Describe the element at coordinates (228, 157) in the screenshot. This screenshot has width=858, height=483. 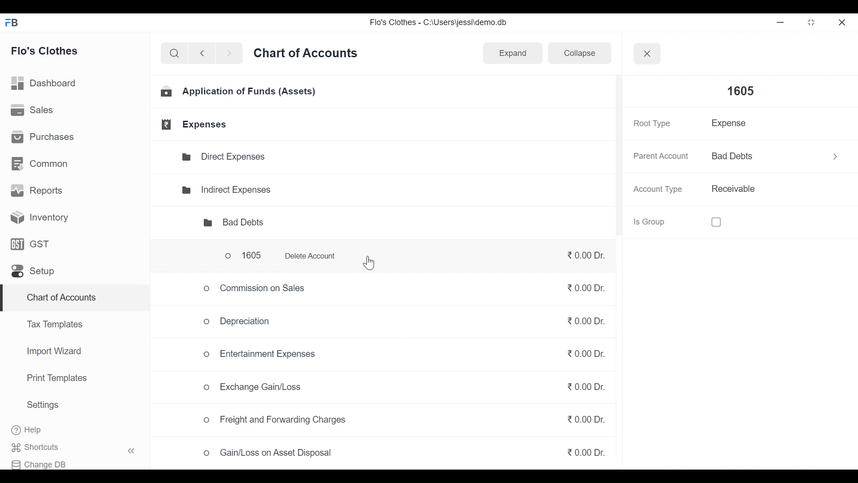
I see `Direct Expenses` at that location.